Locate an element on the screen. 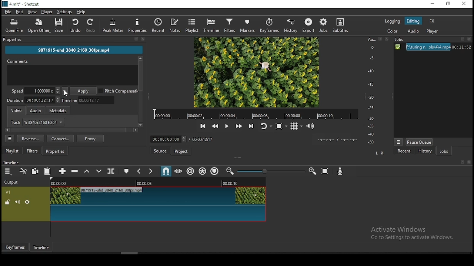 This screenshot has width=474, height=266. properties is located at coordinates (138, 25).